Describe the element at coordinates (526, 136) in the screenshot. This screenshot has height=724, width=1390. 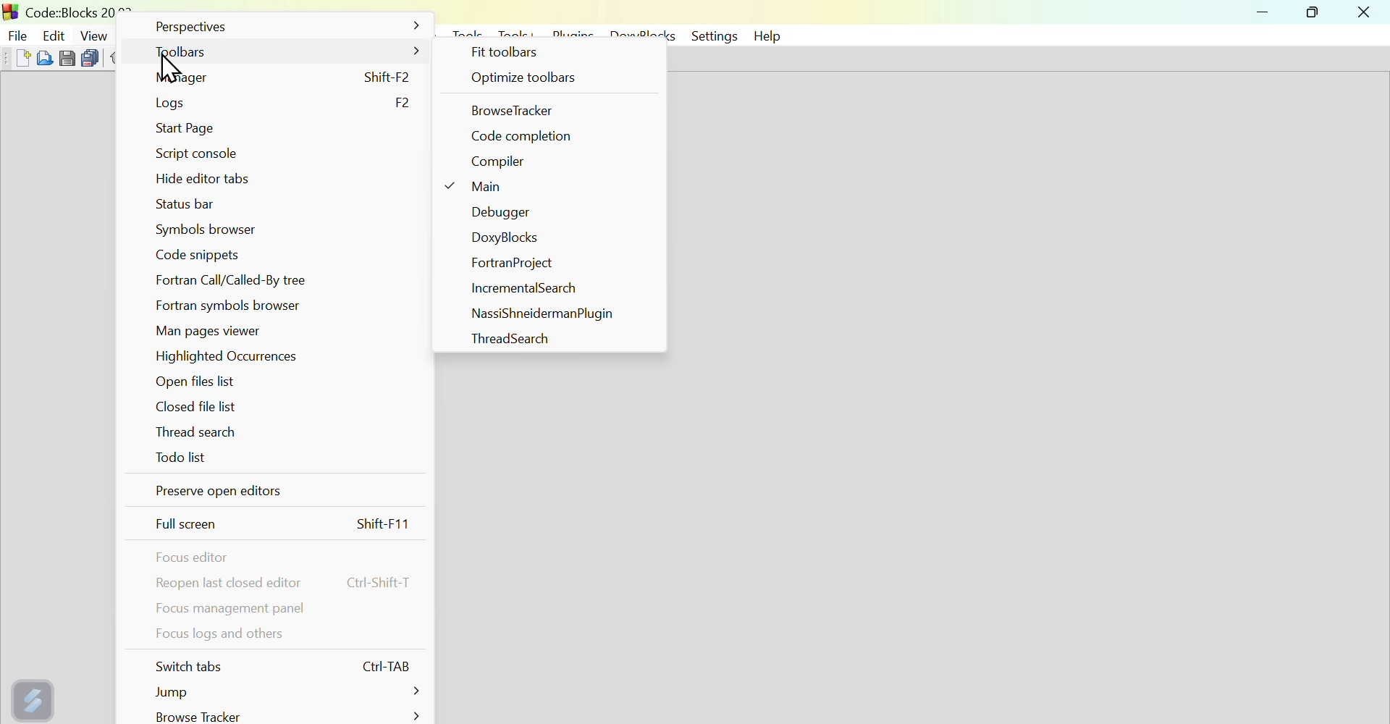
I see `Code completion` at that location.